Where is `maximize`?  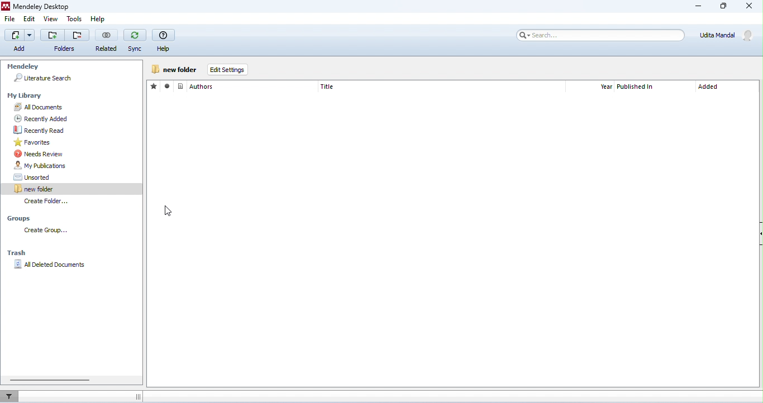 maximize is located at coordinates (722, 6).